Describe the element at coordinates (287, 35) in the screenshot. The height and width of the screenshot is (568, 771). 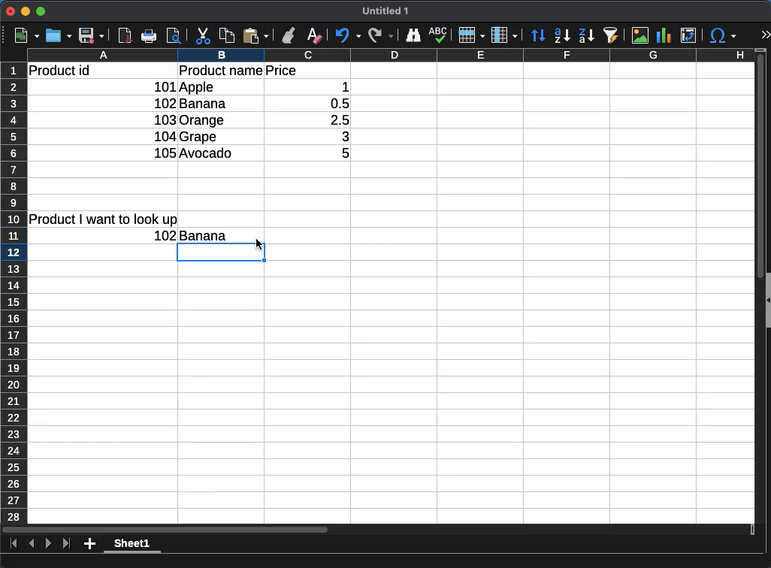
I see `clone formatting` at that location.